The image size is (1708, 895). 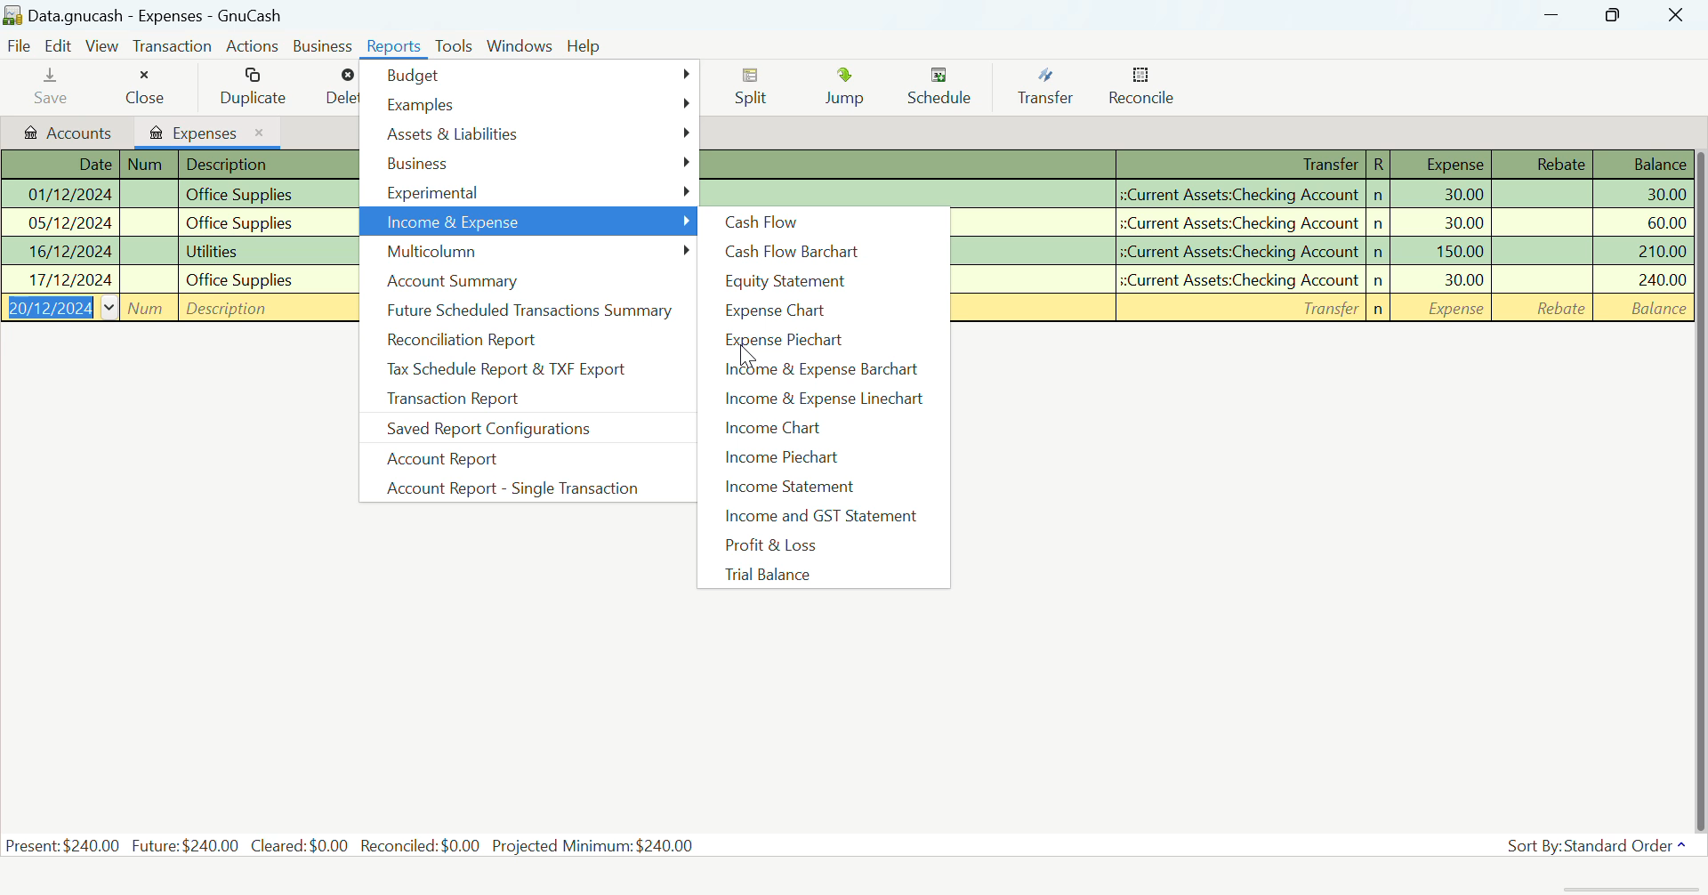 What do you see at coordinates (172, 251) in the screenshot?
I see `Office Supplies Transaction` at bounding box center [172, 251].